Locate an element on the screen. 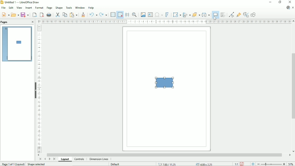 The height and width of the screenshot is (166, 295). Redo is located at coordinates (103, 15).